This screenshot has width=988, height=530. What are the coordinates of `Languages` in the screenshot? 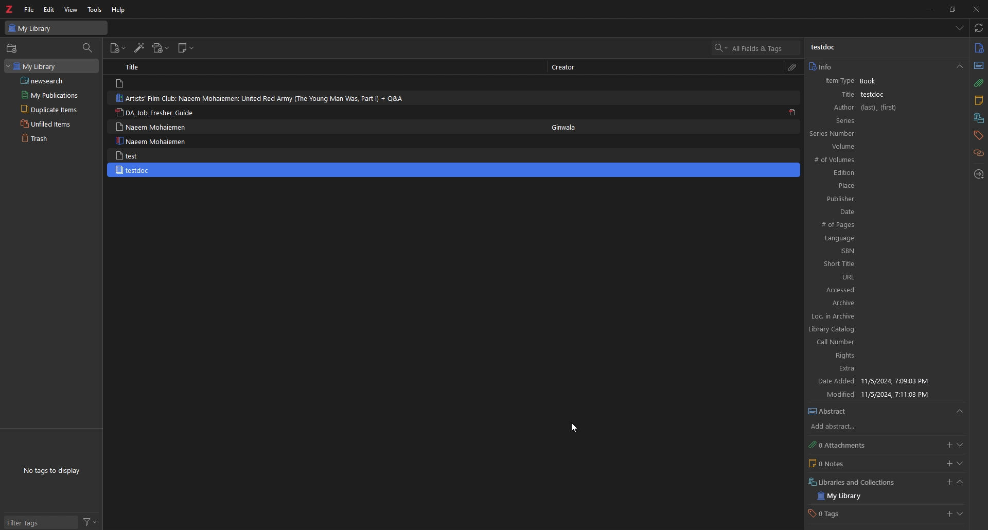 It's located at (881, 239).